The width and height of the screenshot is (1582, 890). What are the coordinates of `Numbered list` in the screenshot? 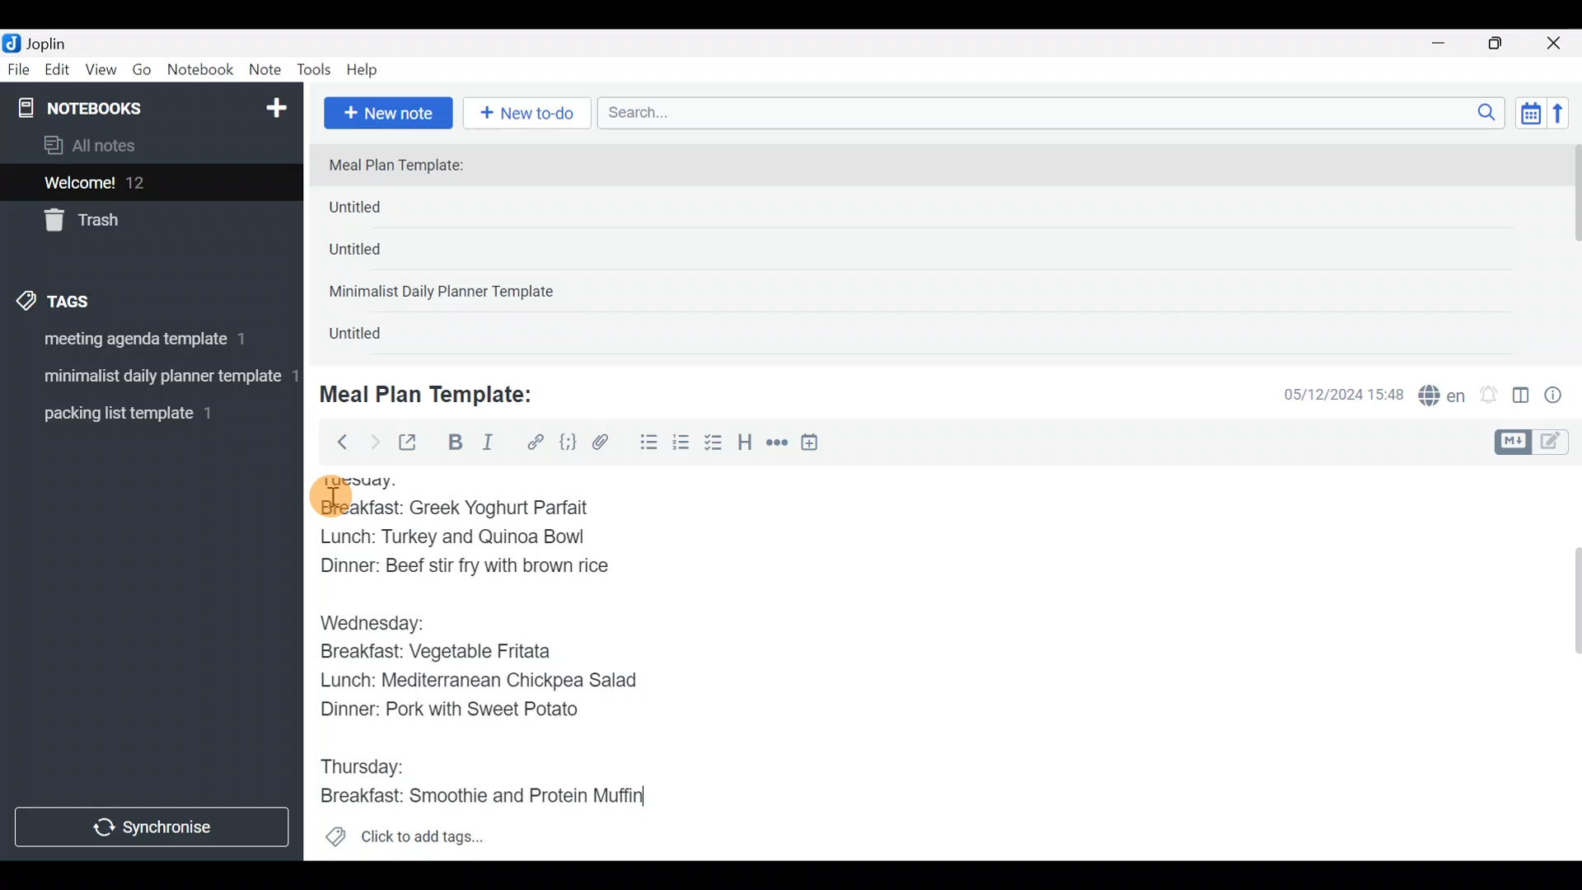 It's located at (681, 446).